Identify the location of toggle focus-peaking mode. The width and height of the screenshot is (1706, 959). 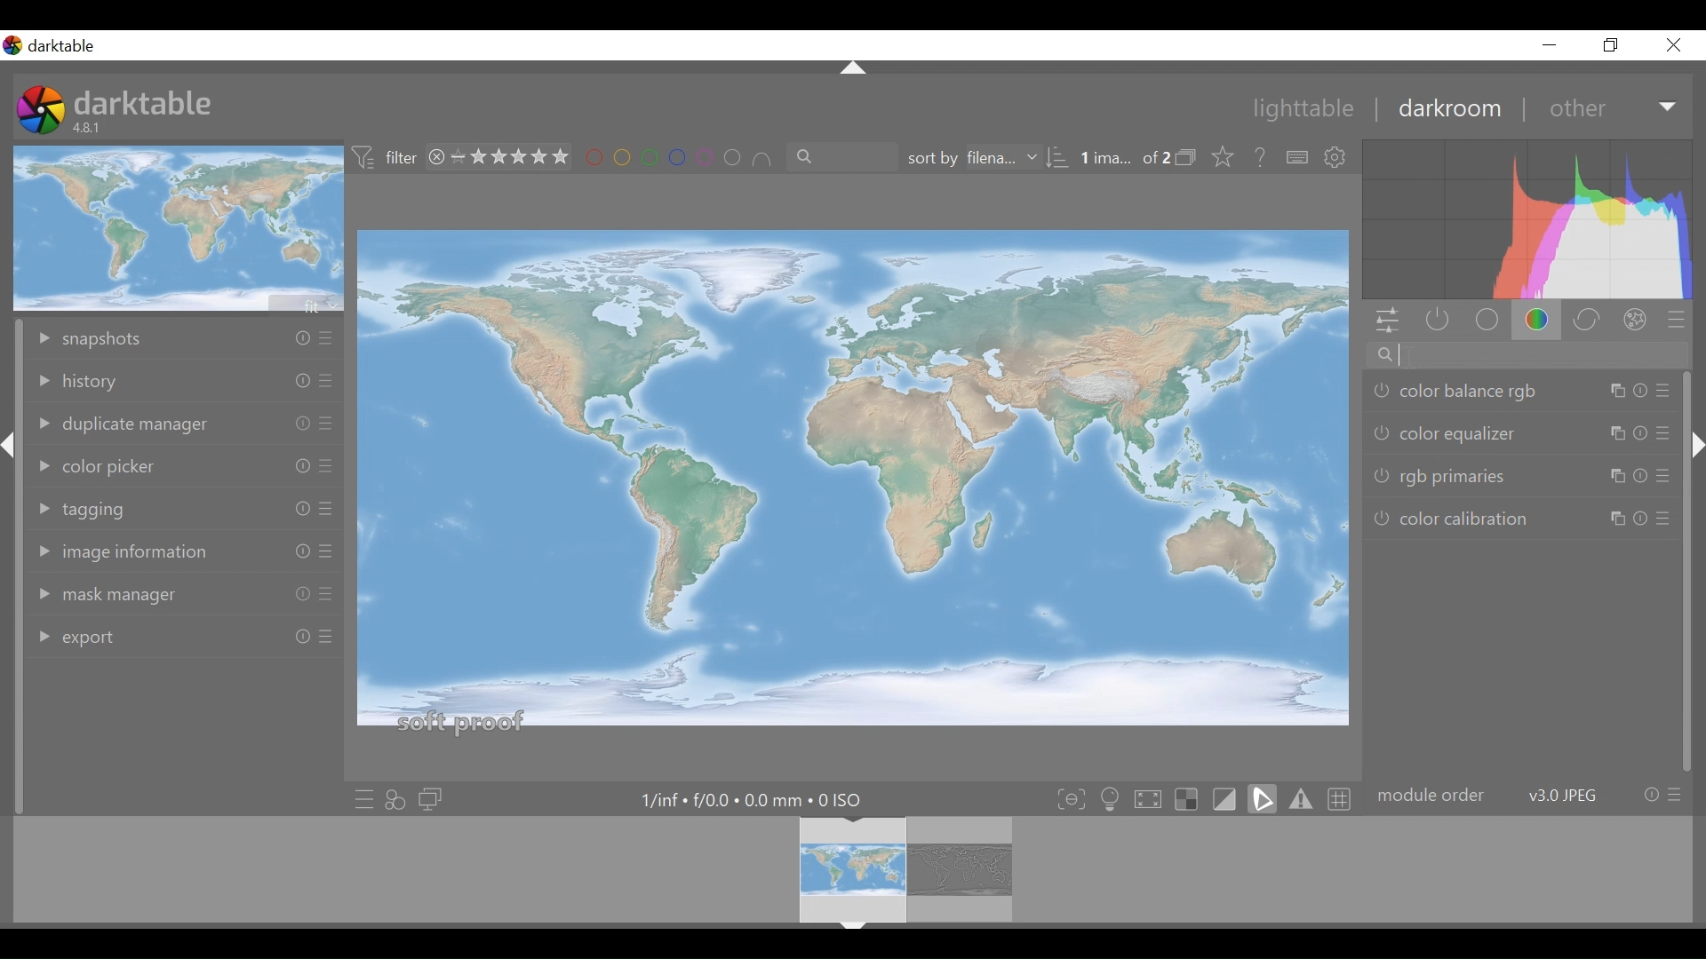
(1069, 797).